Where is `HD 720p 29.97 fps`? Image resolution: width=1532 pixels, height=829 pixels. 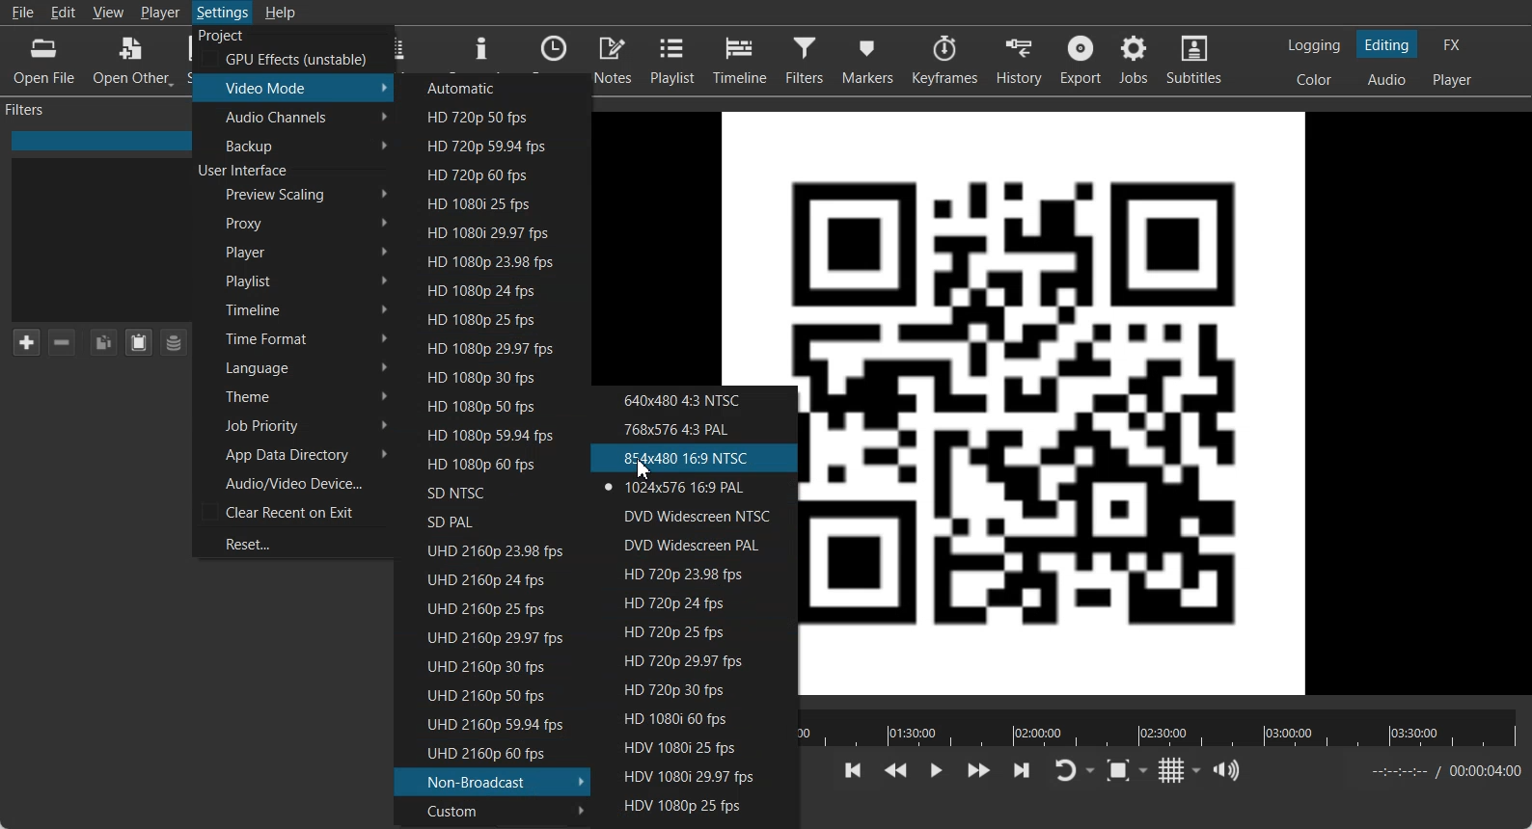 HD 720p 29.97 fps is located at coordinates (698, 661).